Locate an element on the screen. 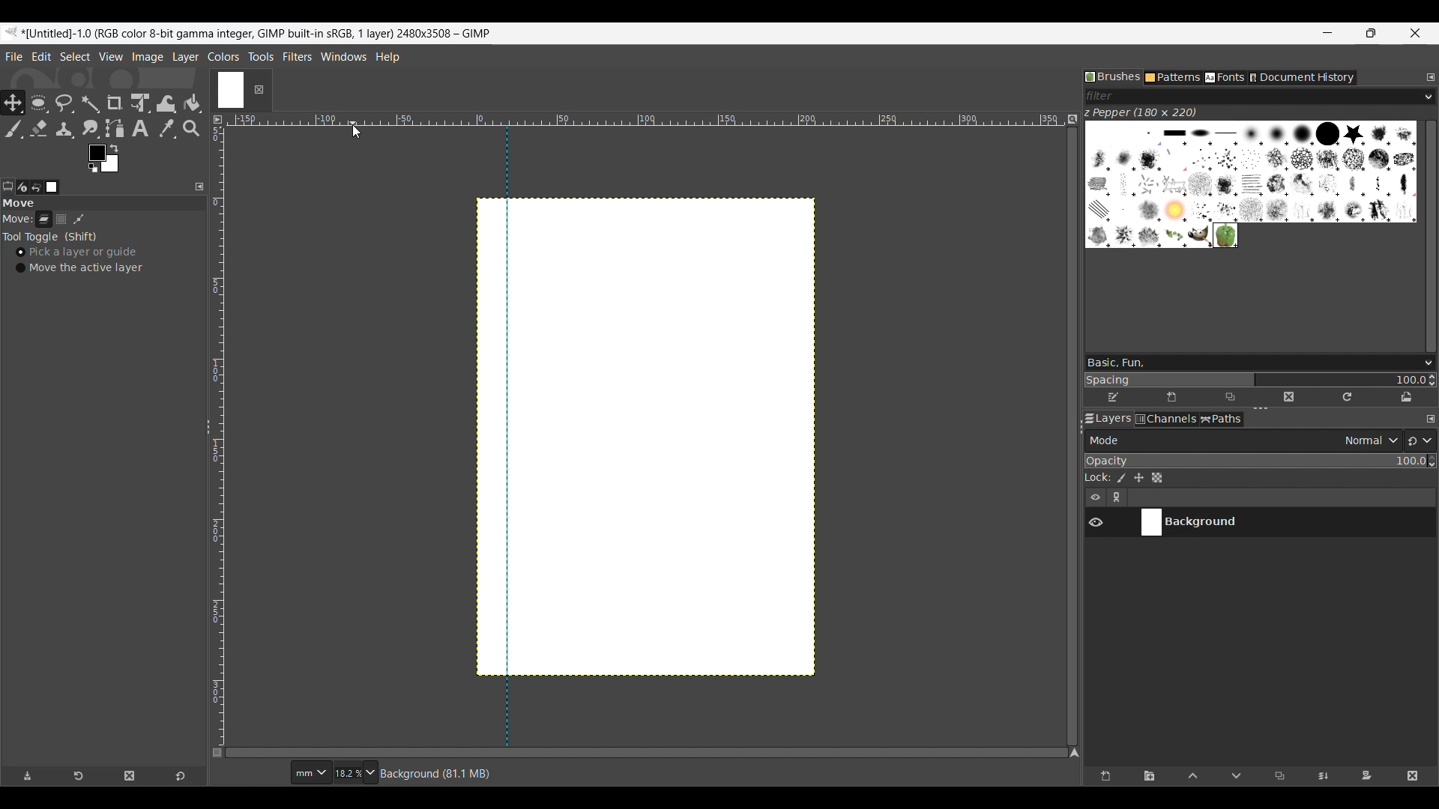 The width and height of the screenshot is (1439, 809). Canvas space is located at coordinates (751, 436).